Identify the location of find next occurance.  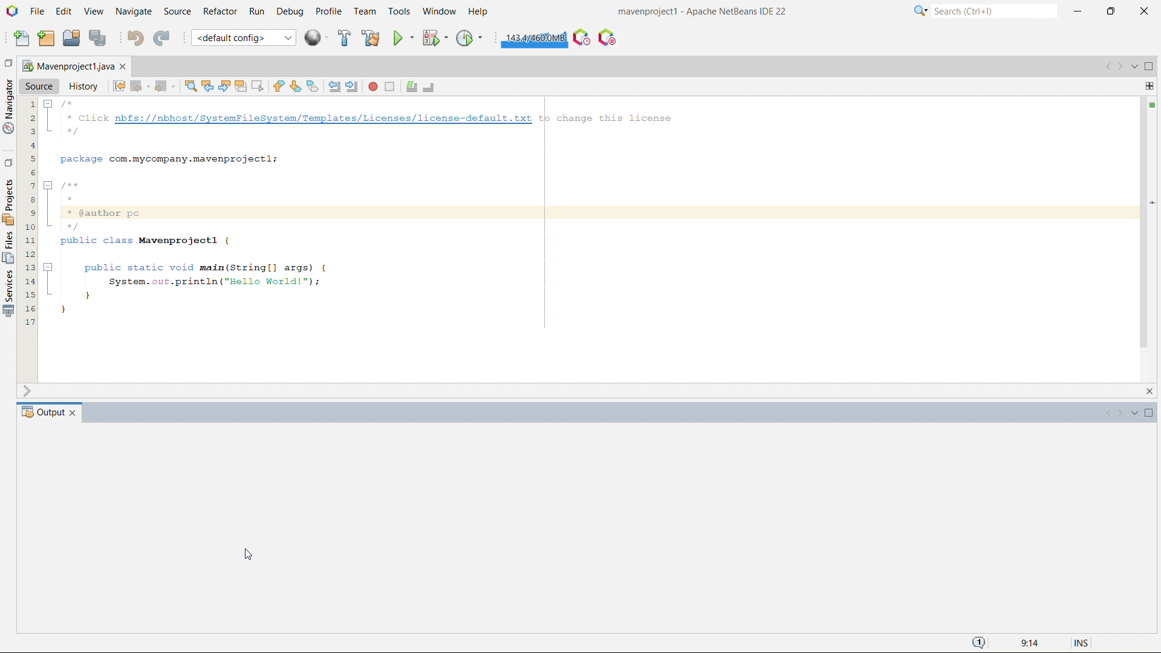
(224, 87).